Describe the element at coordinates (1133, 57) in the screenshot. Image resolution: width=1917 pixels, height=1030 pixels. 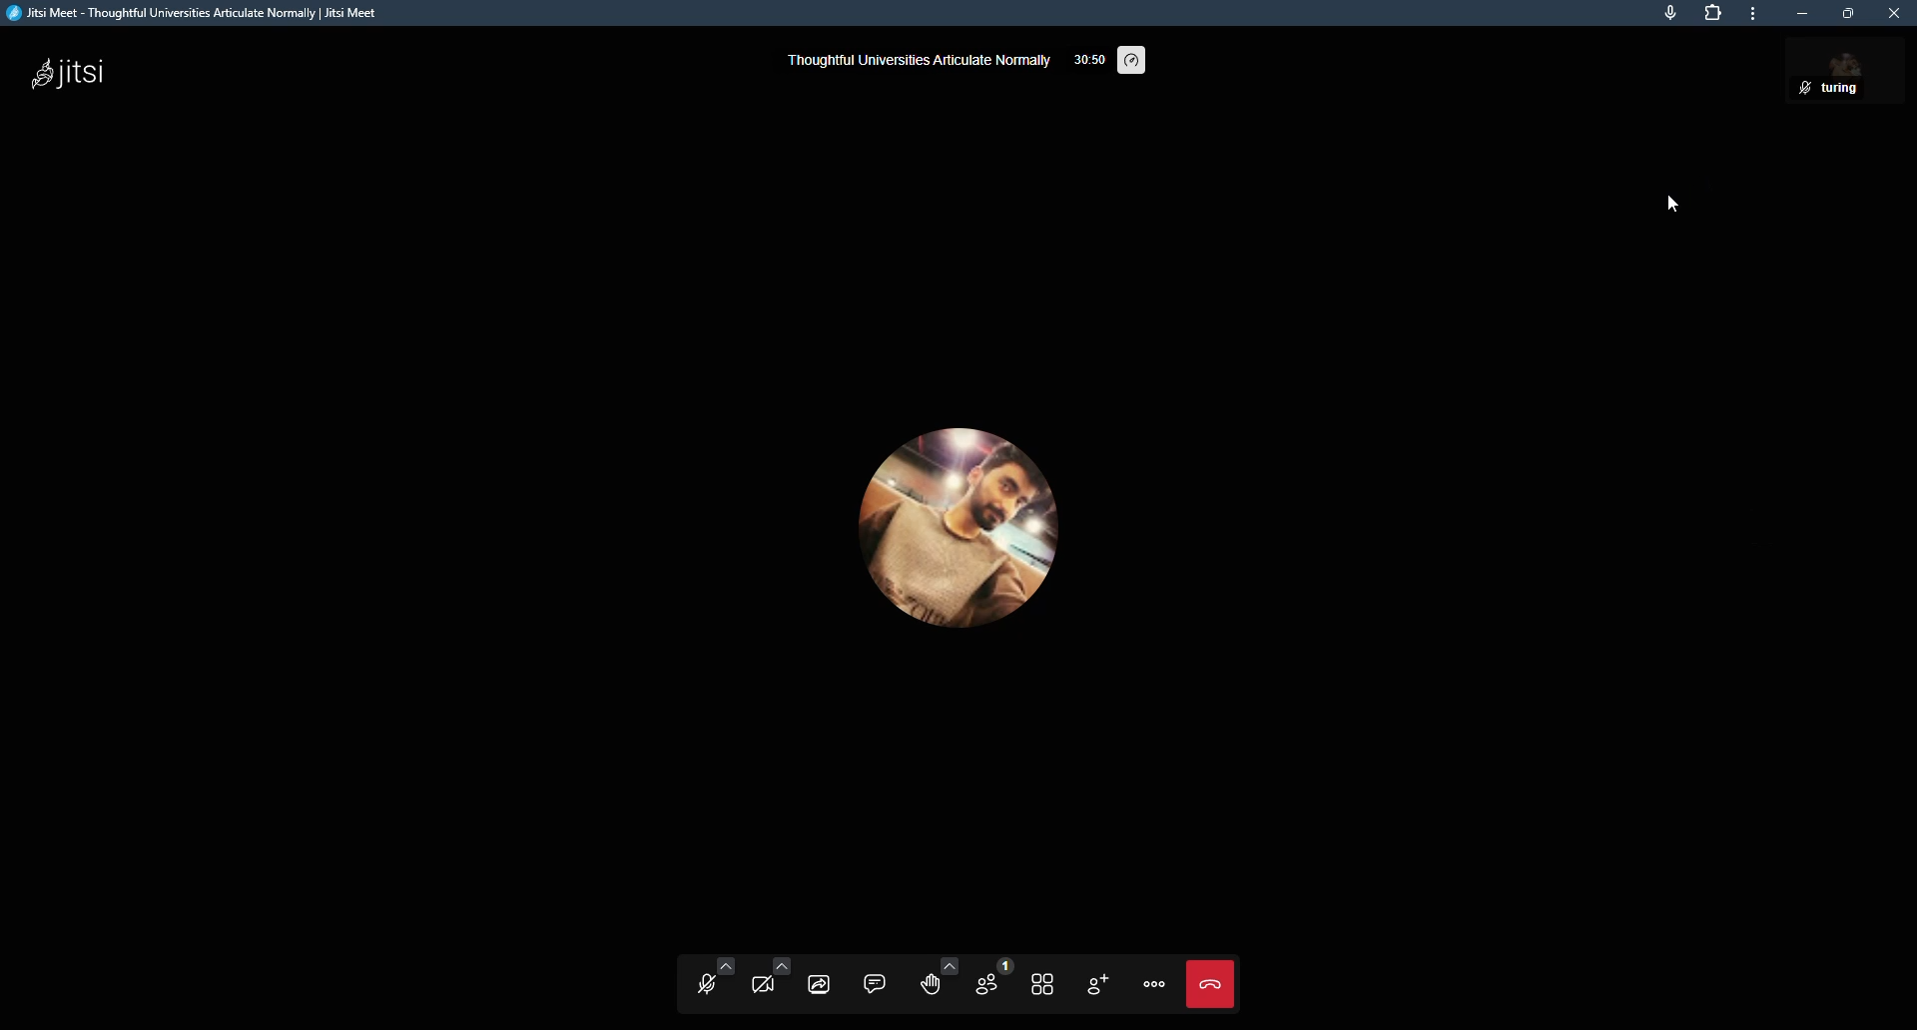
I see `performance settings` at that location.